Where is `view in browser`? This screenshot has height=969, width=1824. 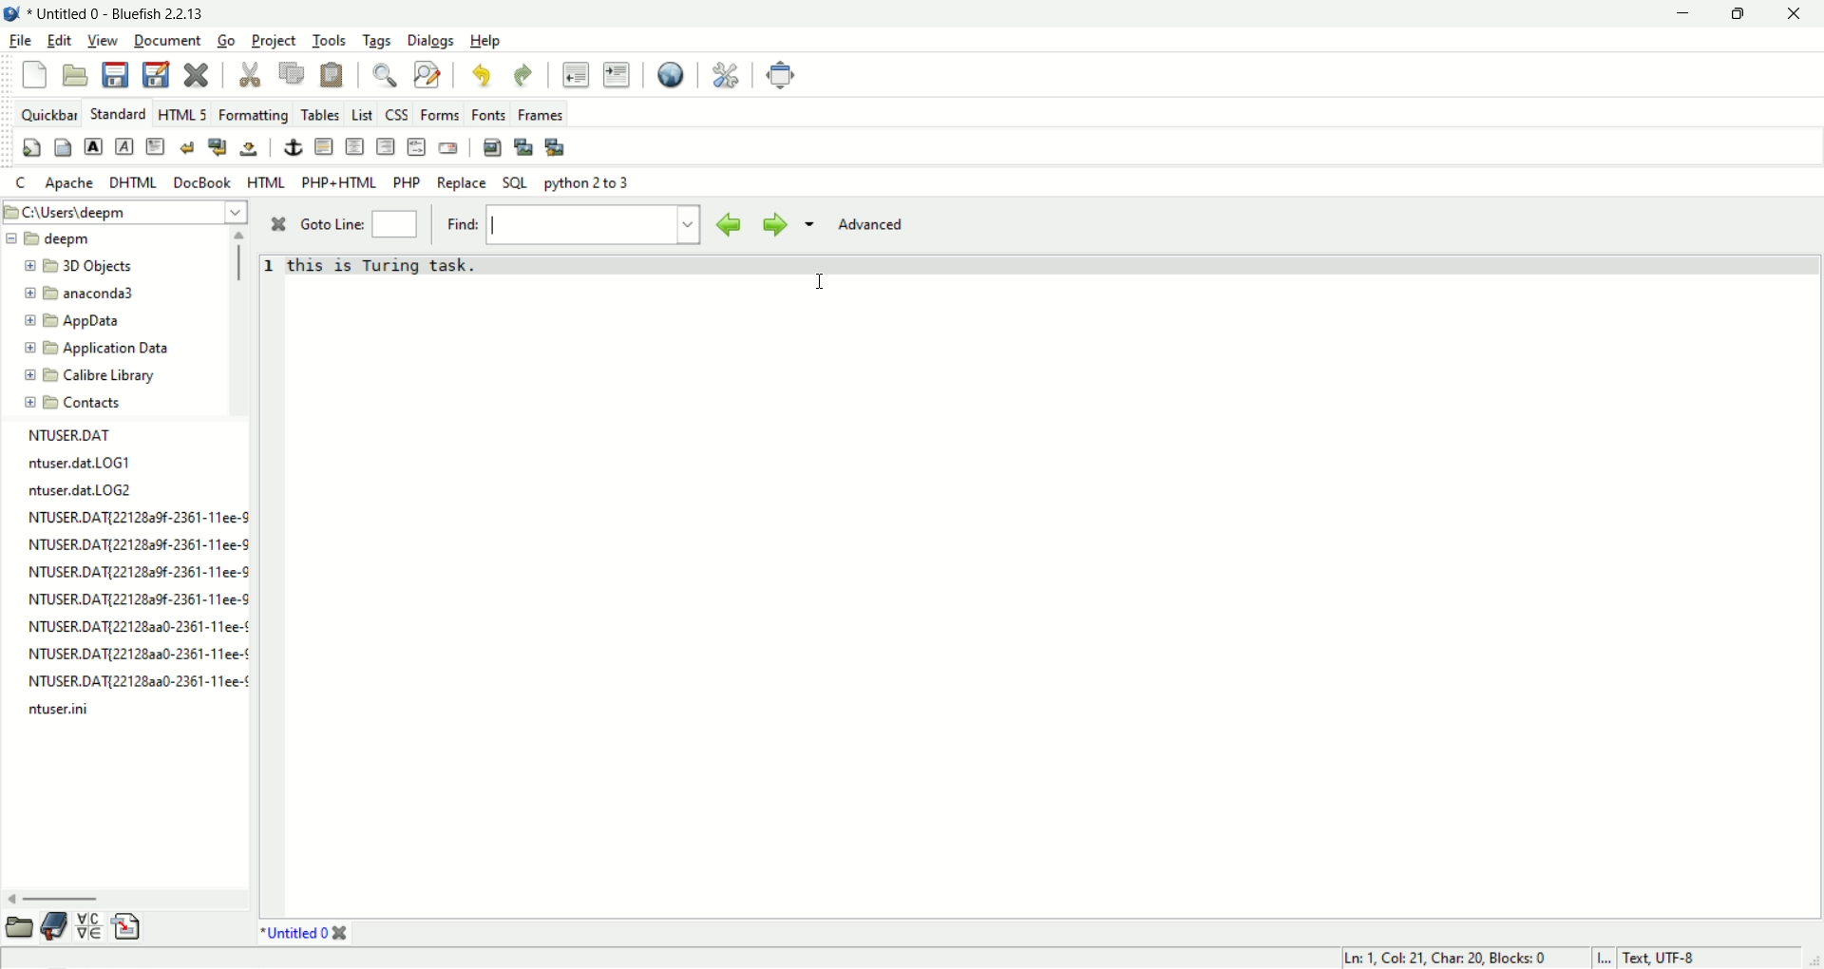 view in browser is located at coordinates (671, 76).